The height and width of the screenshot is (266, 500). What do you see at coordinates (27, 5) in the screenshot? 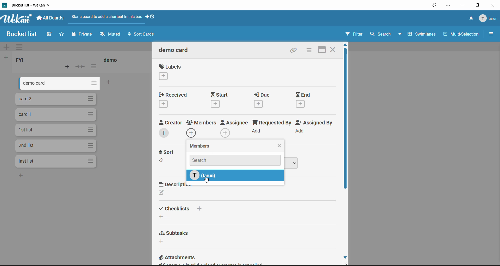
I see `file title` at bounding box center [27, 5].